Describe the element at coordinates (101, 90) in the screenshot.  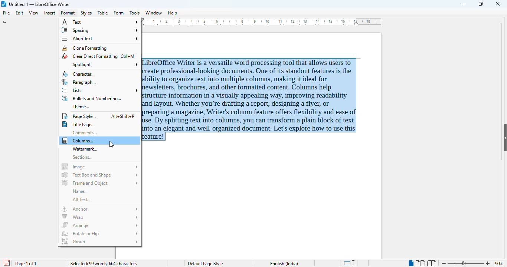
I see `lists` at that location.